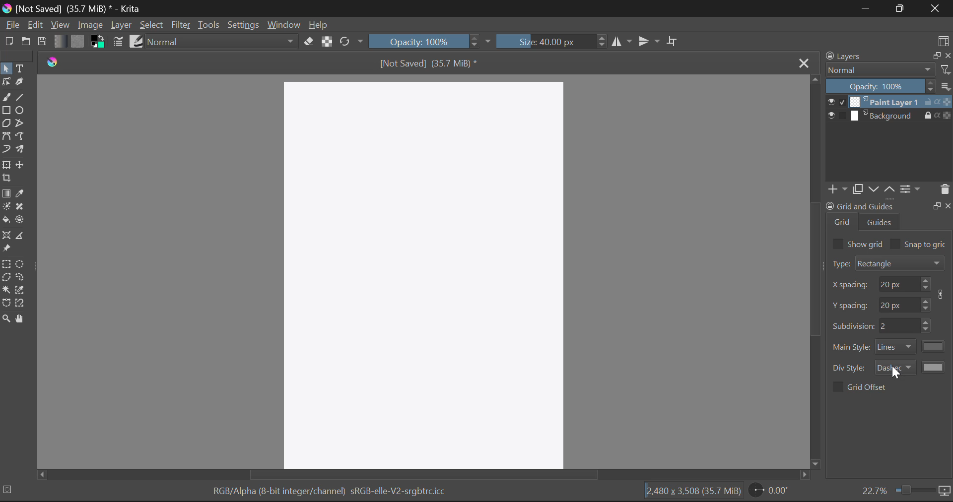  I want to click on Smart Patch Tool, so click(20, 207).